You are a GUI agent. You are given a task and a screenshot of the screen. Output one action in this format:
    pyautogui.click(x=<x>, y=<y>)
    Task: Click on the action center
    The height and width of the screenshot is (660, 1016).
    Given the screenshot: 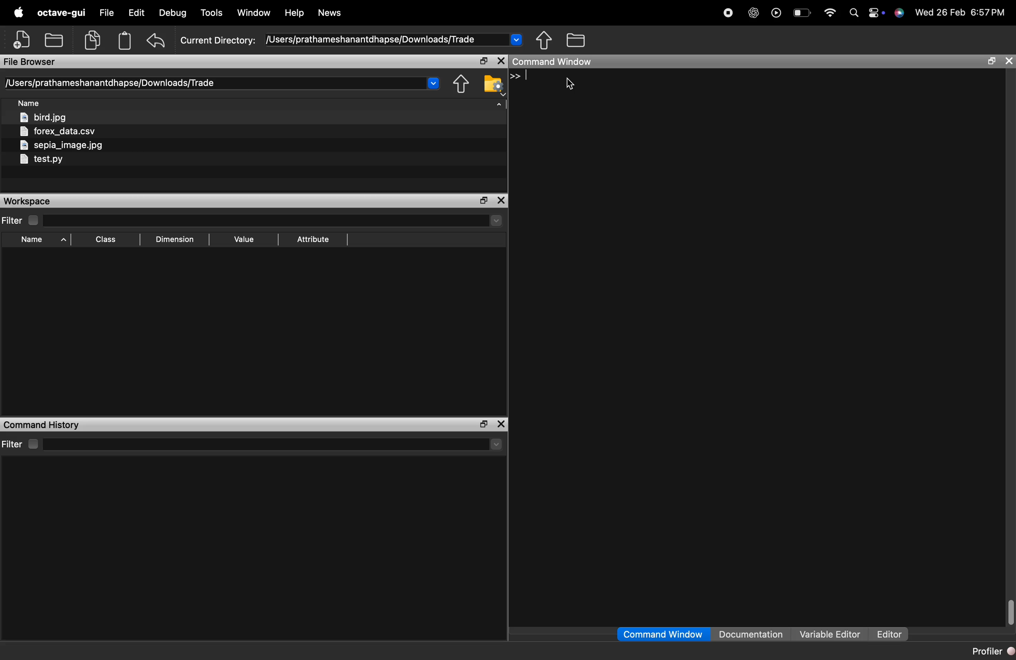 What is the action you would take?
    pyautogui.click(x=878, y=14)
    